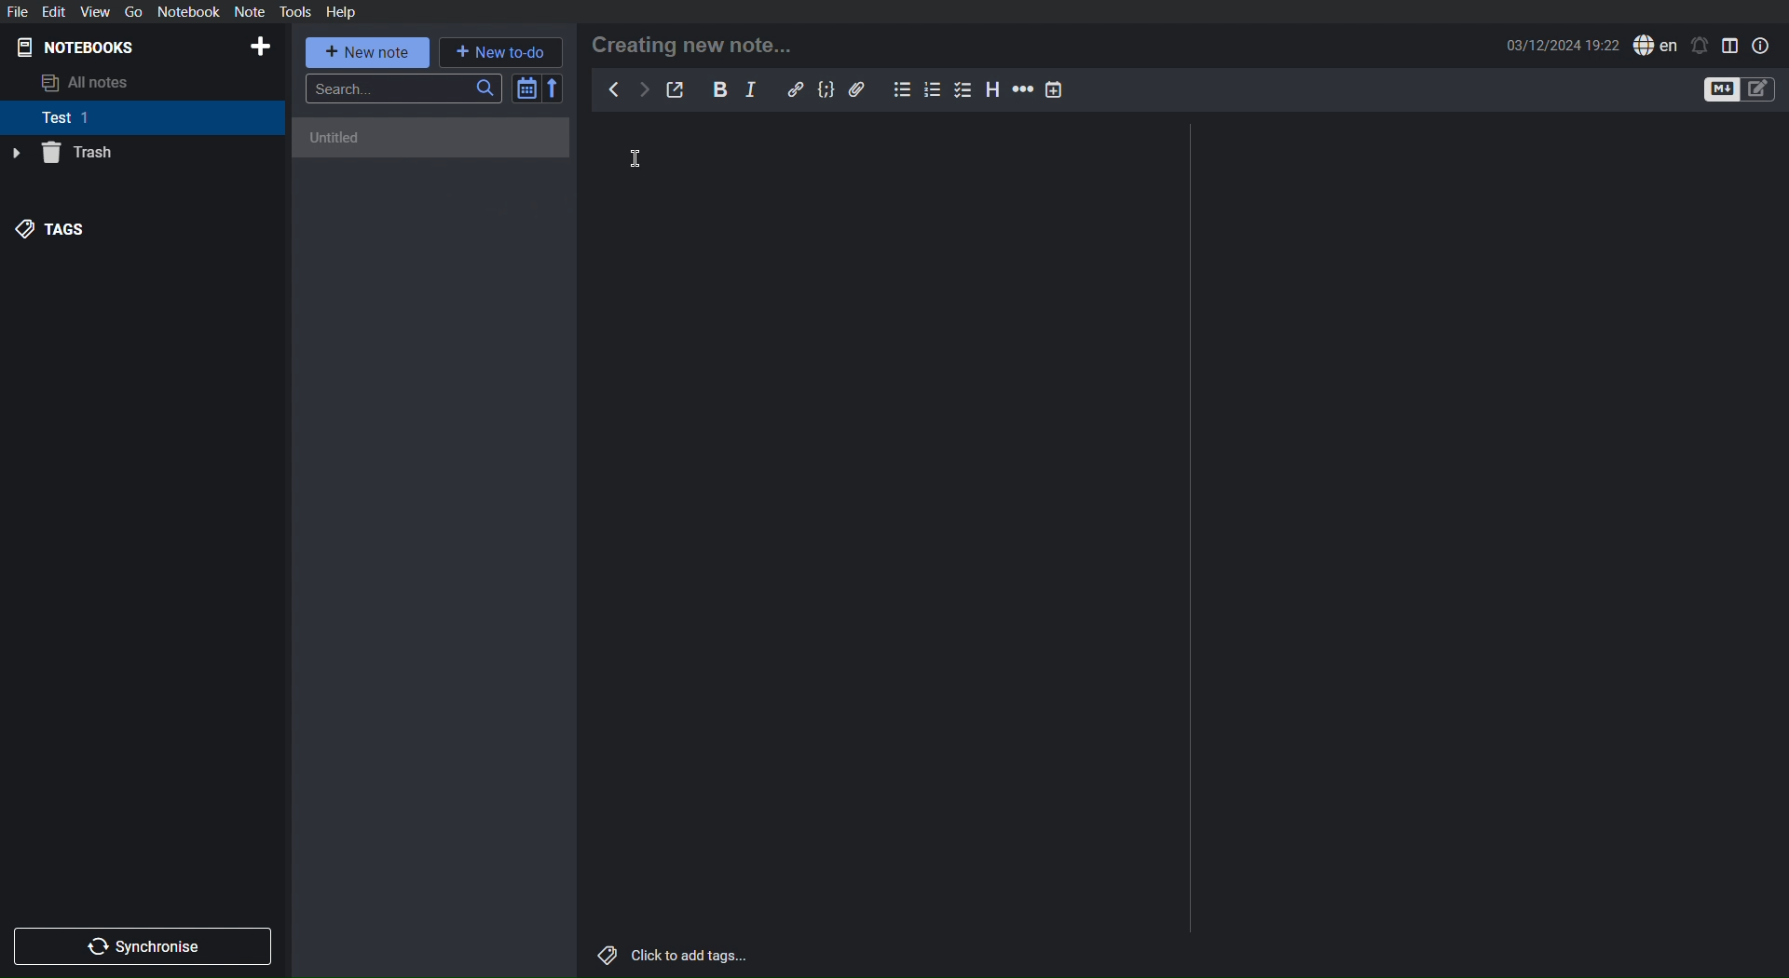  I want to click on Tools, so click(296, 12).